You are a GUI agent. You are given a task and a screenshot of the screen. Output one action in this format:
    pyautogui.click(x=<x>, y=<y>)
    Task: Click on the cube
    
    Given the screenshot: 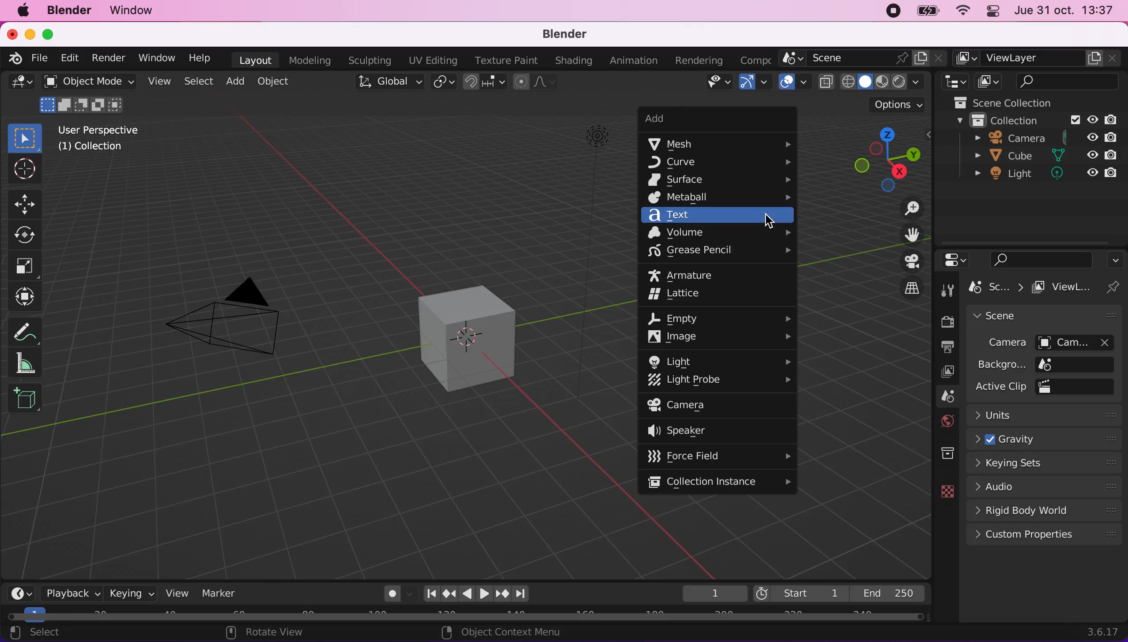 What is the action you would take?
    pyautogui.click(x=1043, y=155)
    